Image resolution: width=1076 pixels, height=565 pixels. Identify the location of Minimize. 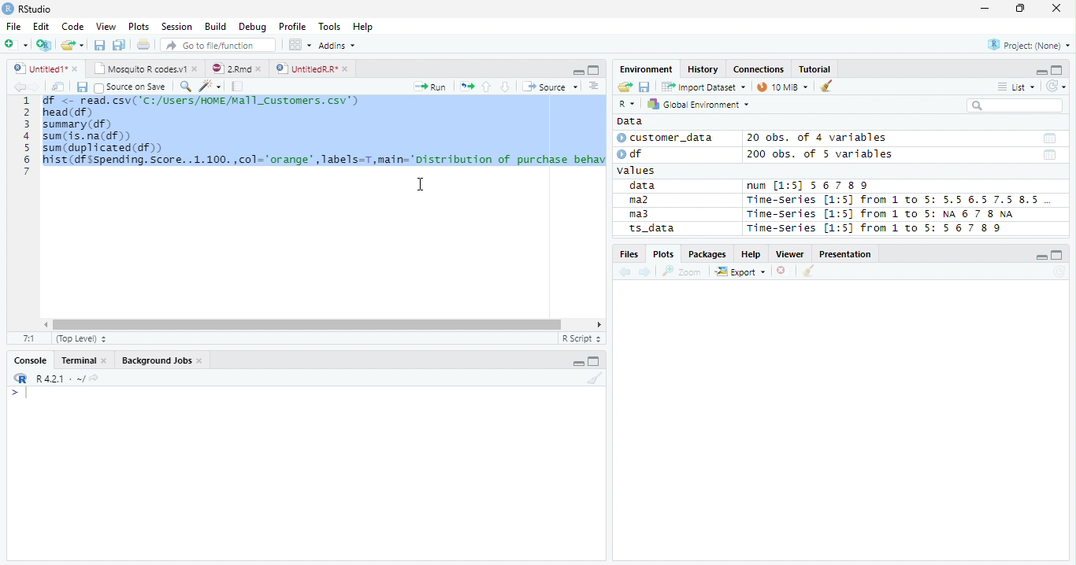
(577, 71).